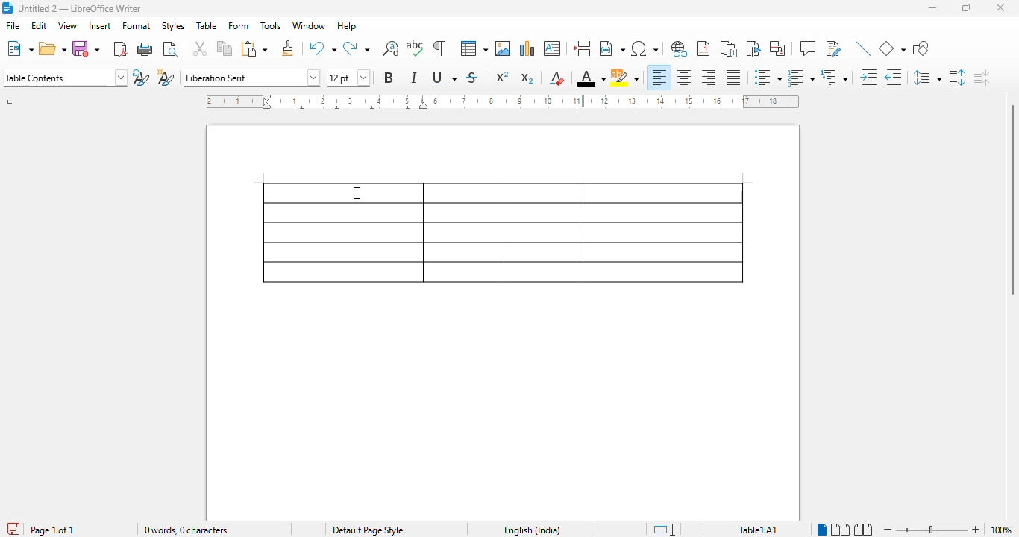 This screenshot has height=537, width=1019. I want to click on insert endnote, so click(730, 48).